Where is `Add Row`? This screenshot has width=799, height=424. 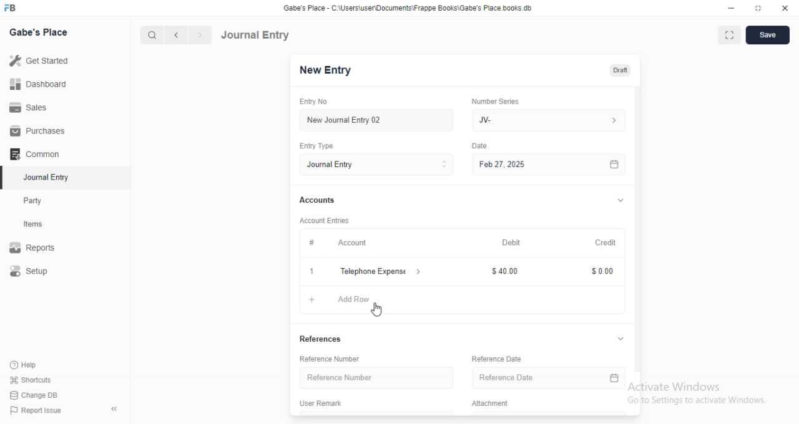 Add Row is located at coordinates (361, 299).